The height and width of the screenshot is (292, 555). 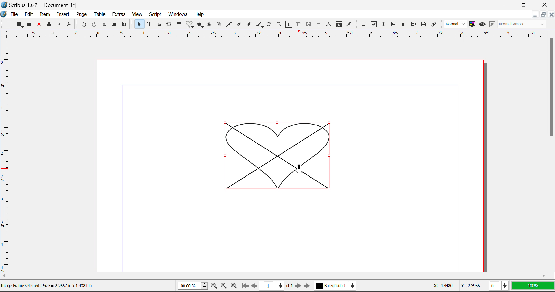 I want to click on 100%, so click(x=533, y=286).